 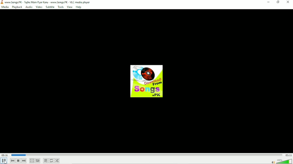 What do you see at coordinates (288, 155) in the screenshot?
I see `05:11` at bounding box center [288, 155].